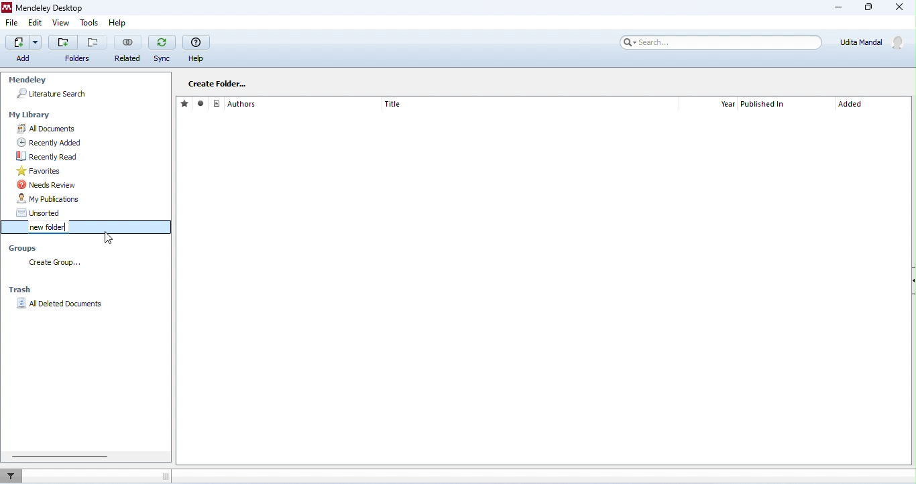 This screenshot has width=916, height=484. Describe the element at coordinates (60, 456) in the screenshot. I see `horizontal scroll bar` at that location.